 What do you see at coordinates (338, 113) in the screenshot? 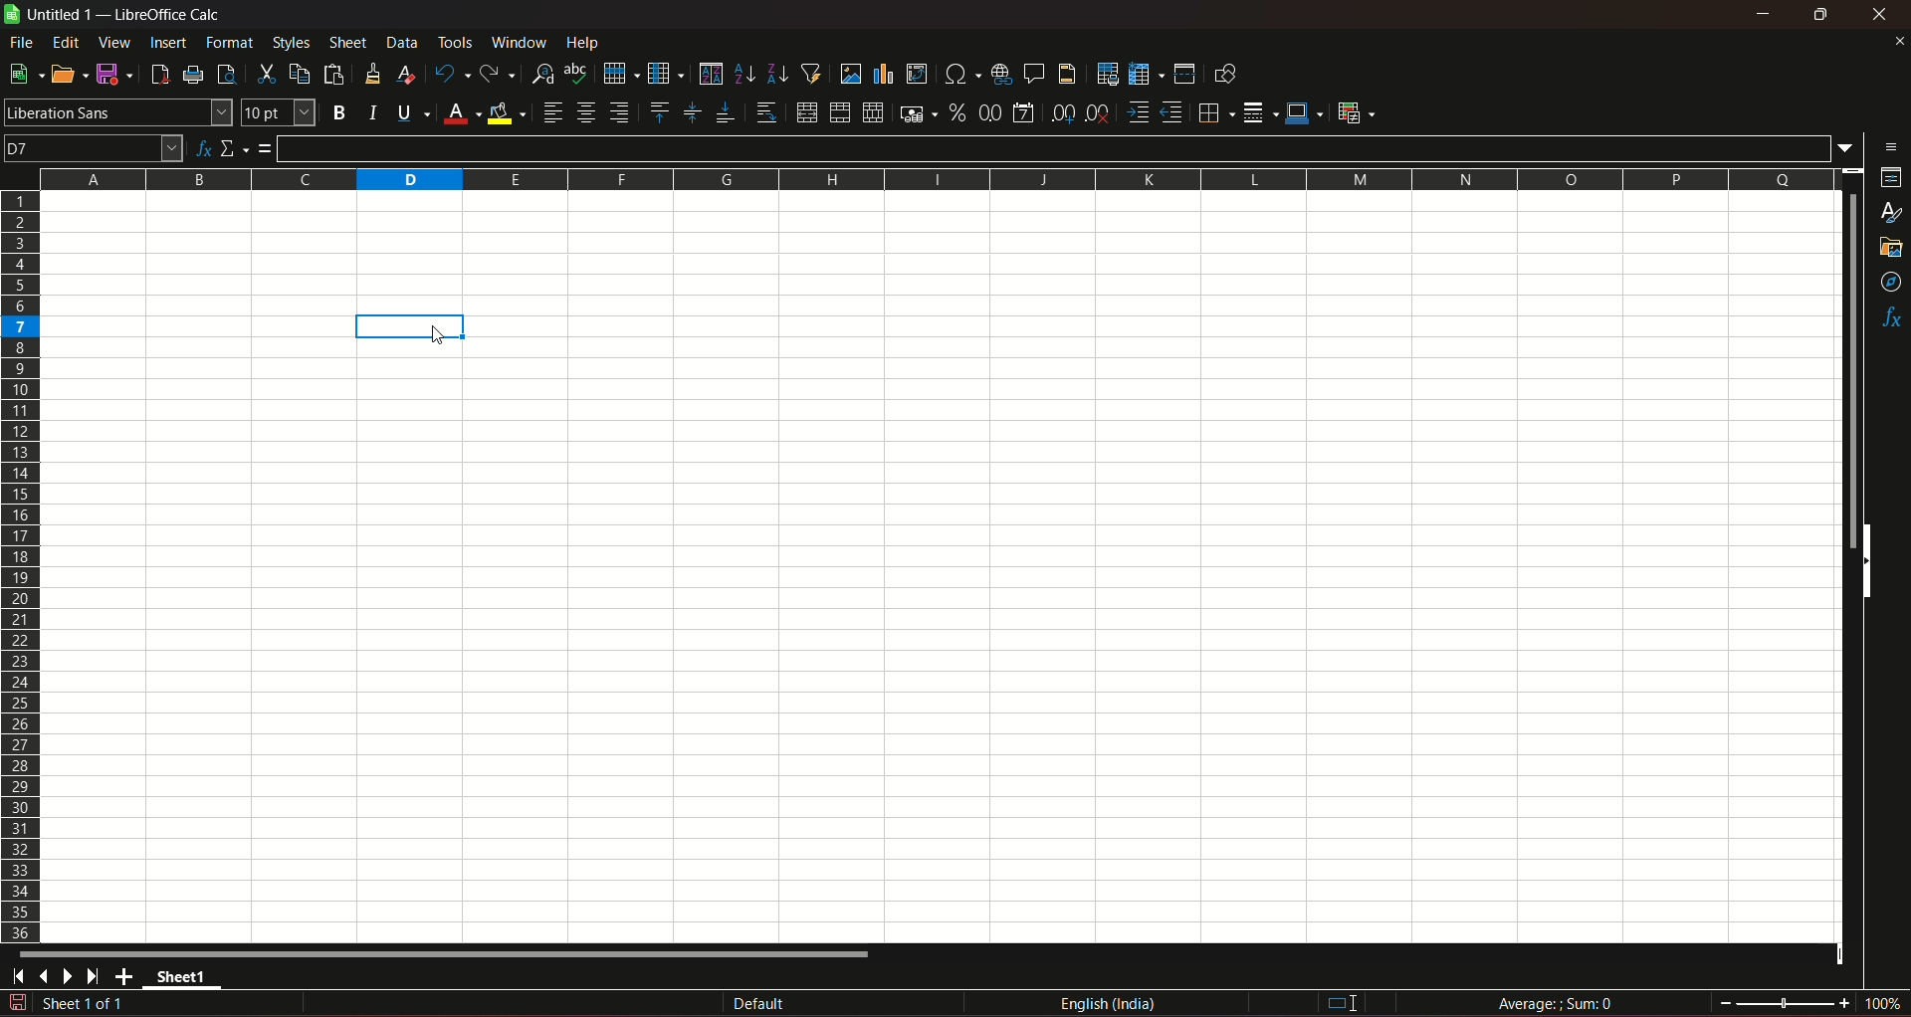
I see `bold` at bounding box center [338, 113].